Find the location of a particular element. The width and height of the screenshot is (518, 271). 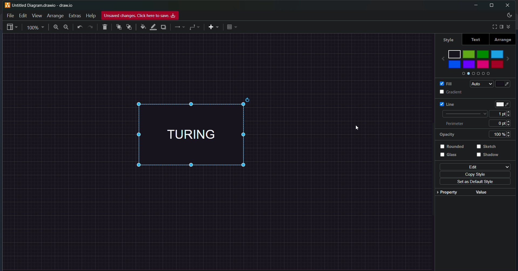

sidebar is located at coordinates (501, 27).